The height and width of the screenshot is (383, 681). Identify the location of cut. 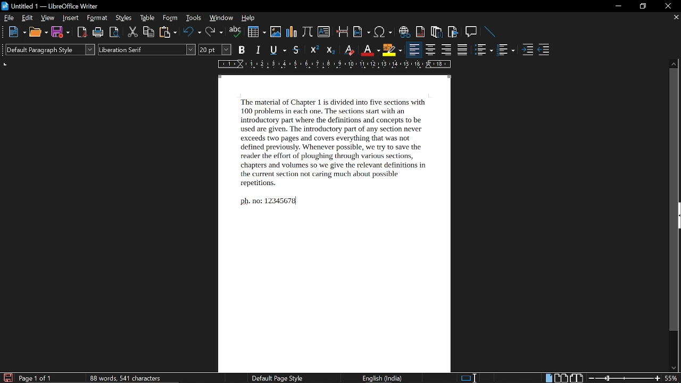
(133, 32).